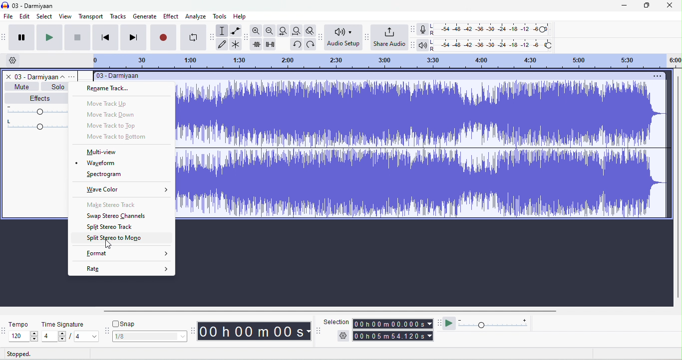 The image size is (682, 360). I want to click on title, so click(29, 5).